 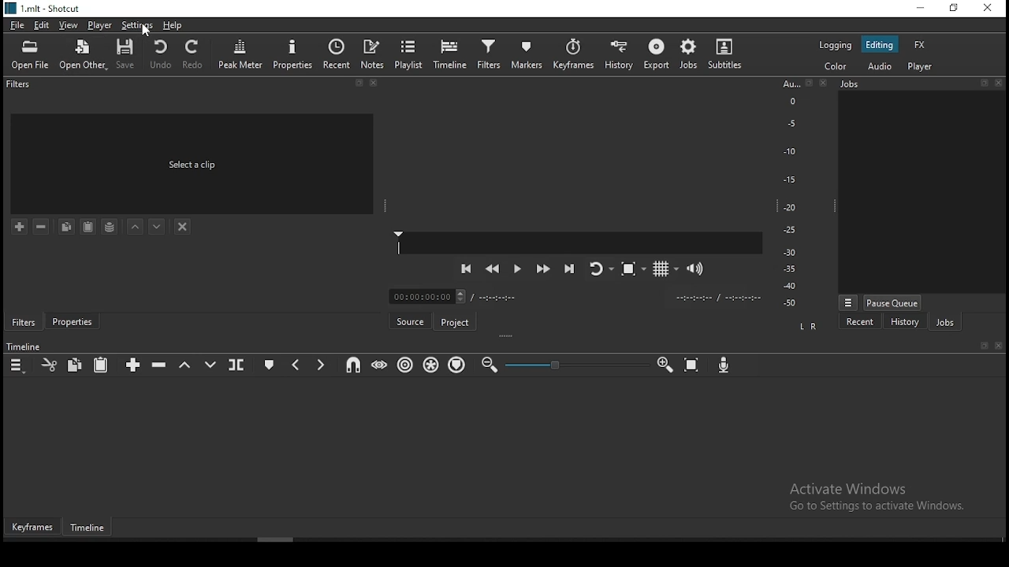 I want to click on history, so click(x=620, y=53).